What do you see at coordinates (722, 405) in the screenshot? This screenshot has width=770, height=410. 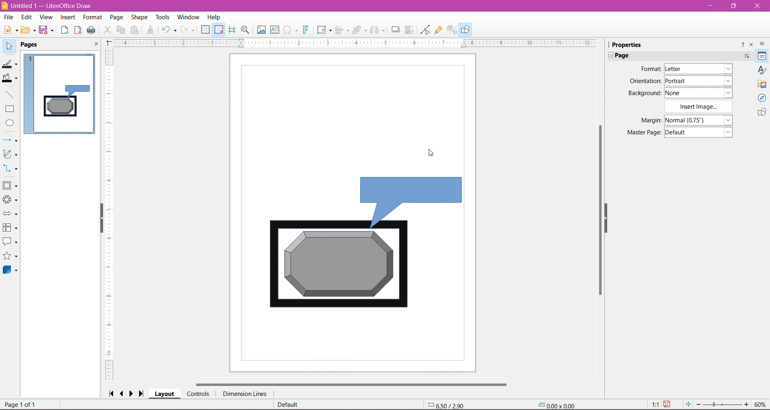 I see `slider` at bounding box center [722, 405].